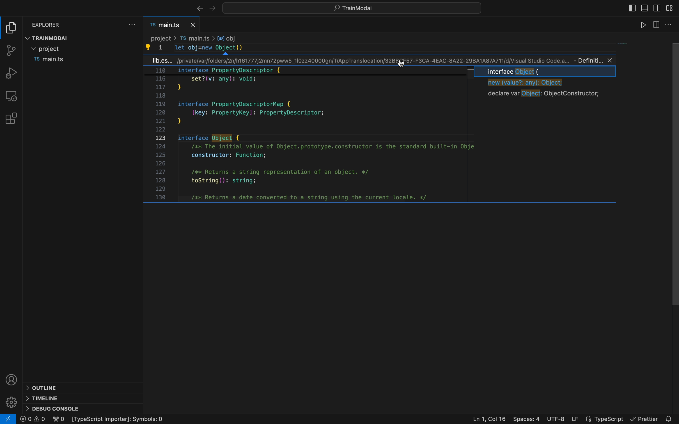 This screenshot has width=679, height=424. What do you see at coordinates (605, 418) in the screenshot?
I see `Typescript` at bounding box center [605, 418].